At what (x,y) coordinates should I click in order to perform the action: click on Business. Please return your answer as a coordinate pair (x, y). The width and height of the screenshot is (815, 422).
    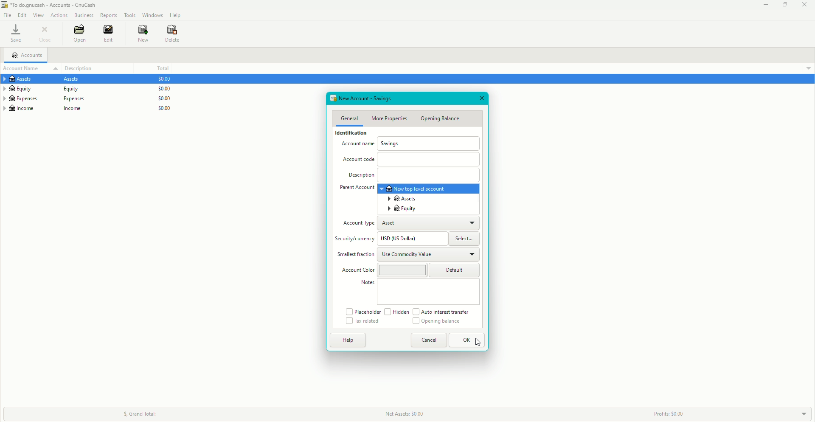
    Looking at the image, I should click on (84, 16).